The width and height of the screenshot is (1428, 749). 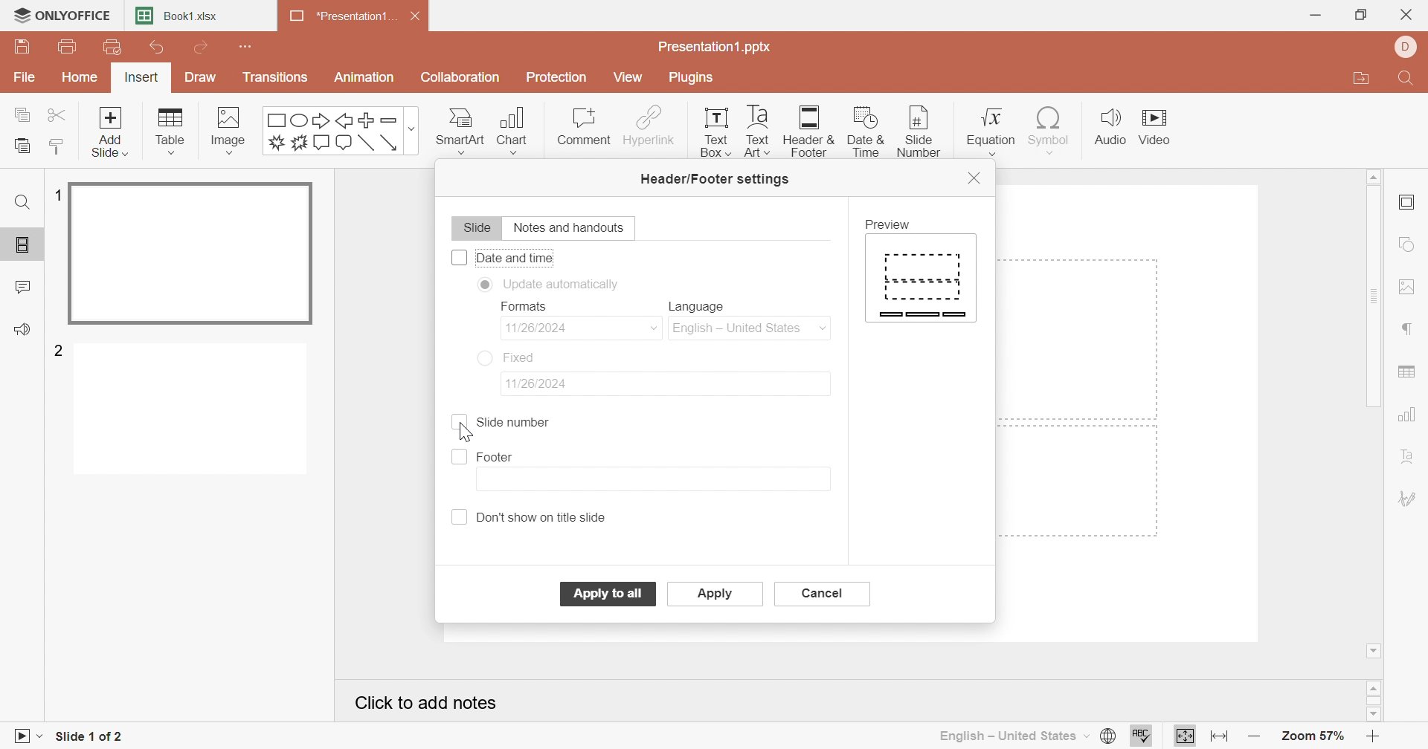 I want to click on Notes and handouts, so click(x=572, y=228).